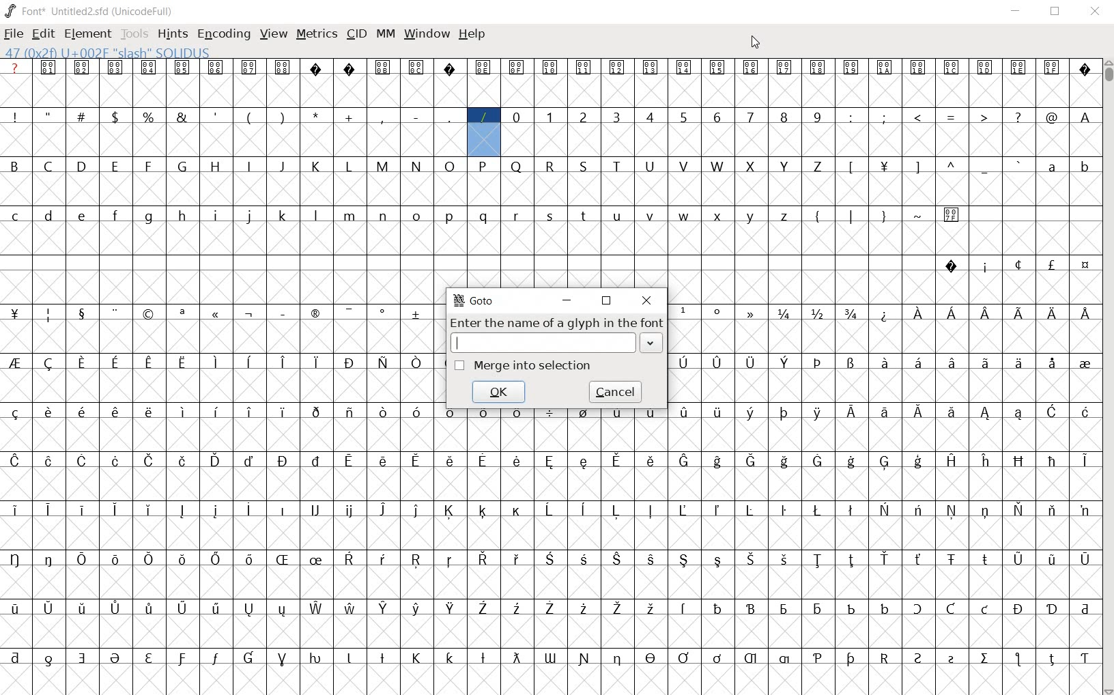 This screenshot has width=1114, height=695. Describe the element at coordinates (382, 363) in the screenshot. I see `glyph` at that location.